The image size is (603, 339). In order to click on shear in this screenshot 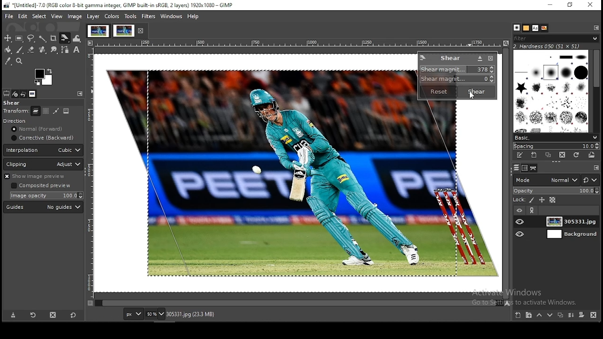, I will do `click(475, 91)`.